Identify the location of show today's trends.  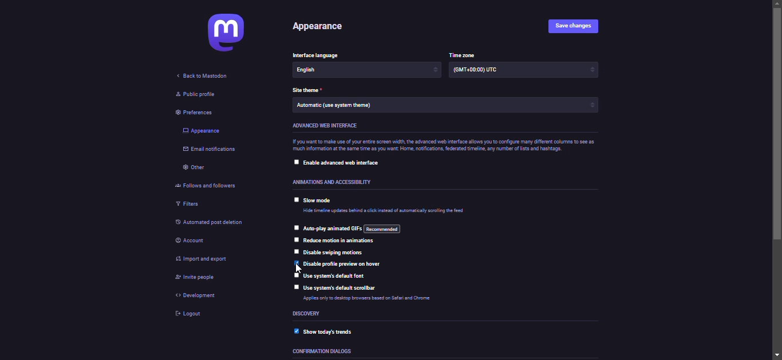
(334, 331).